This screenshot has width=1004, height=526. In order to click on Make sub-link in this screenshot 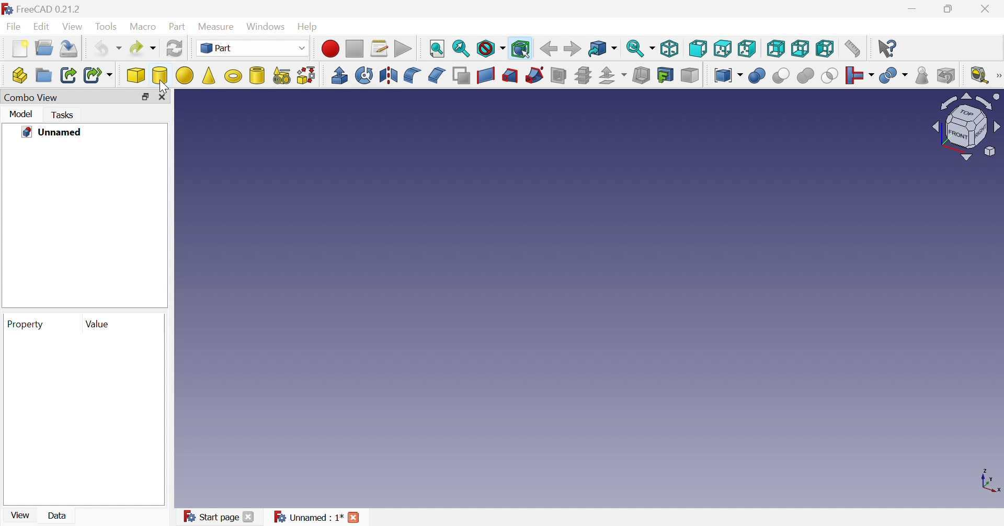, I will do `click(98, 75)`.